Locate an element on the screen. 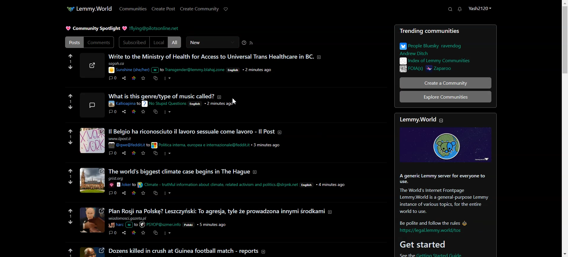 Image resolution: width=568 pixels, height=257 pixels. comment is located at coordinates (112, 233).